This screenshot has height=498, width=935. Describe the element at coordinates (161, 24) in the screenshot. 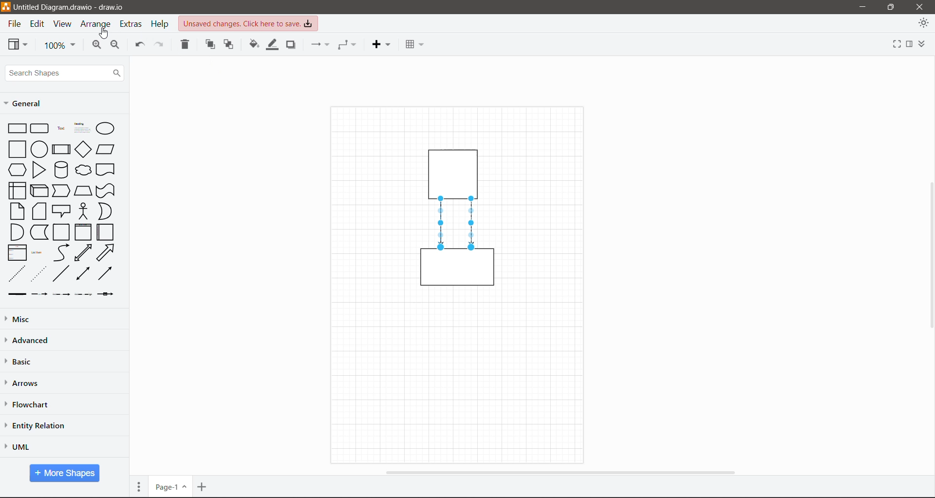

I see `Help` at that location.